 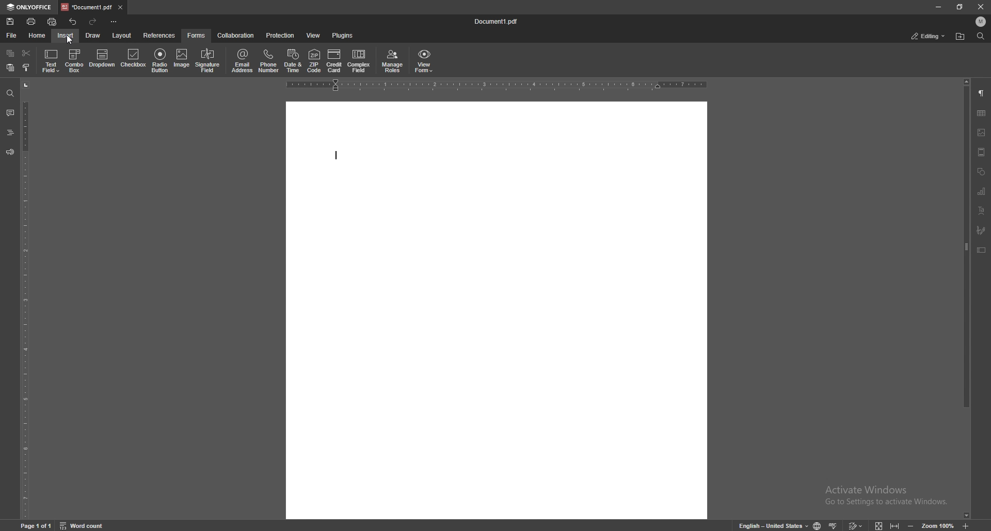 What do you see at coordinates (982, 210) in the screenshot?
I see `text art` at bounding box center [982, 210].